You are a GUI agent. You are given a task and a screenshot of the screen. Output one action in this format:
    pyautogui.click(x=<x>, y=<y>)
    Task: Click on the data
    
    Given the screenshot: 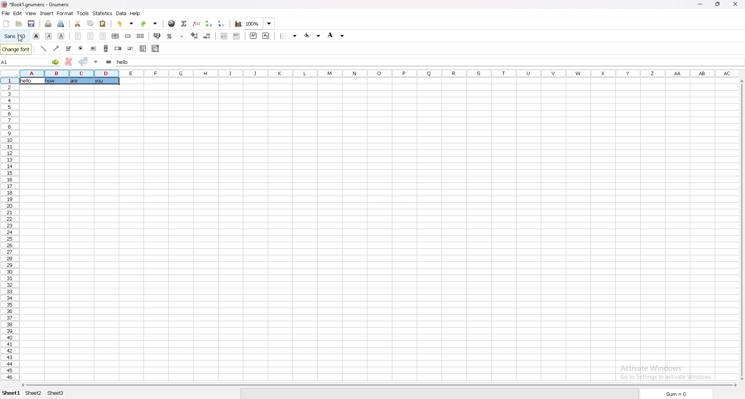 What is the action you would take?
    pyautogui.click(x=121, y=14)
    